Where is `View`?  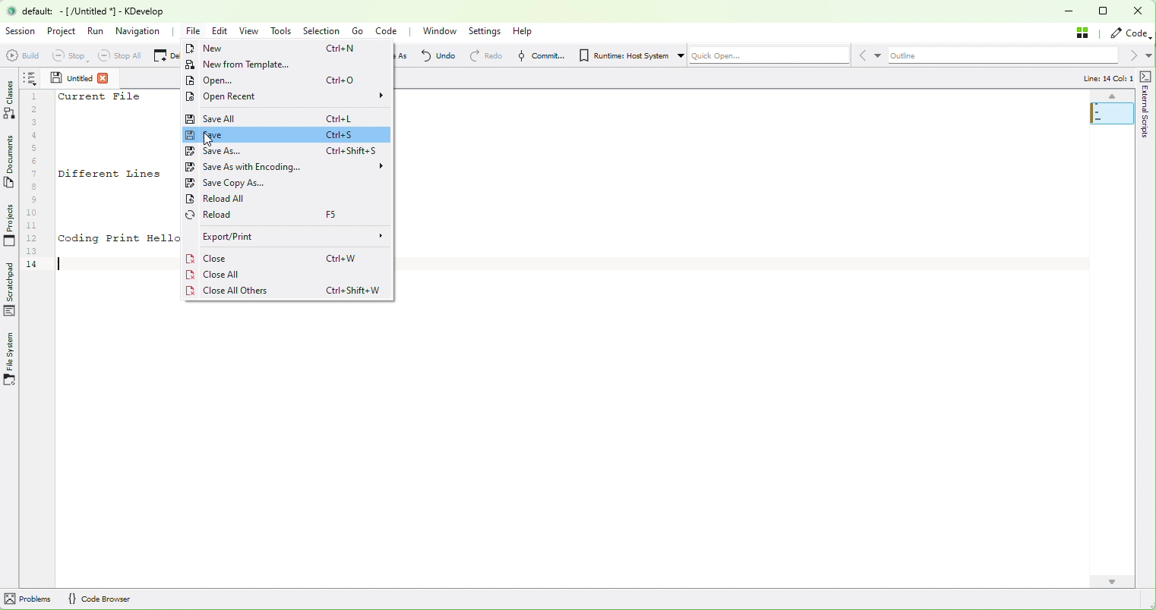 View is located at coordinates (251, 31).